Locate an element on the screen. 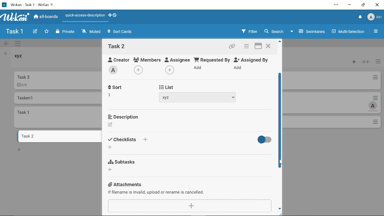 Image resolution: width=384 pixels, height=216 pixels. List is located at coordinates (167, 140).